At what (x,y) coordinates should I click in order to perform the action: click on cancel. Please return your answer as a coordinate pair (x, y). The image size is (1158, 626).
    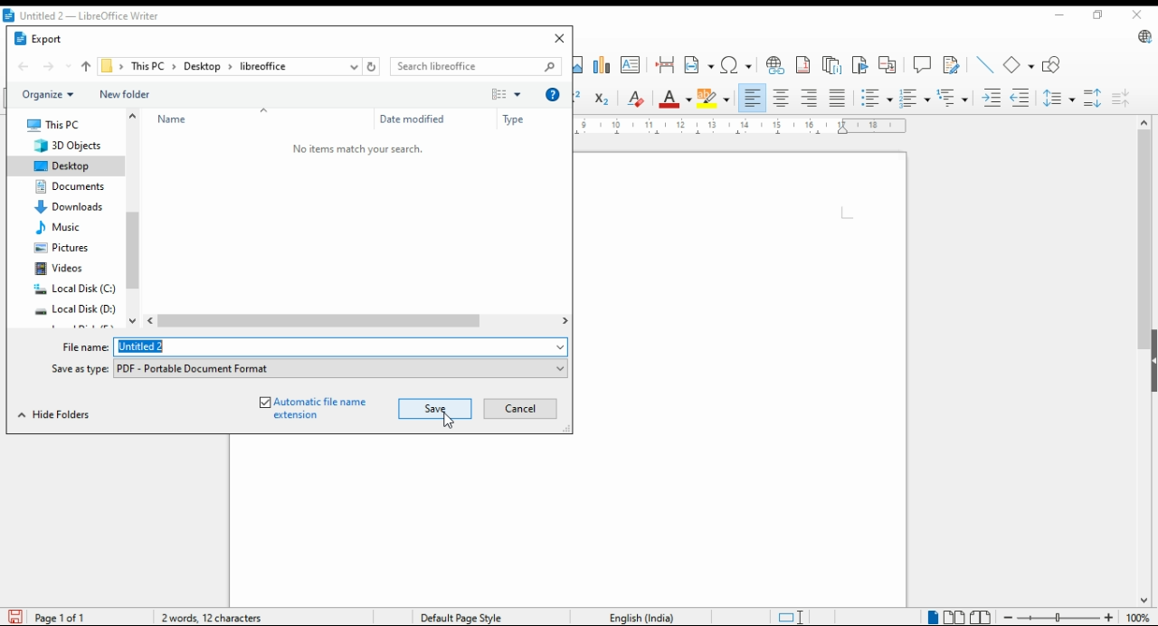
    Looking at the image, I should click on (519, 408).